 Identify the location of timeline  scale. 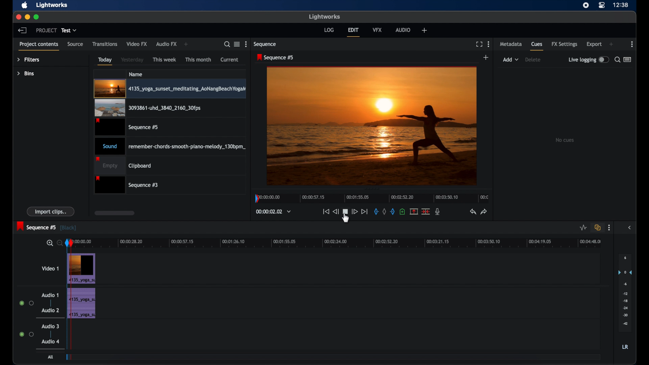
(371, 197).